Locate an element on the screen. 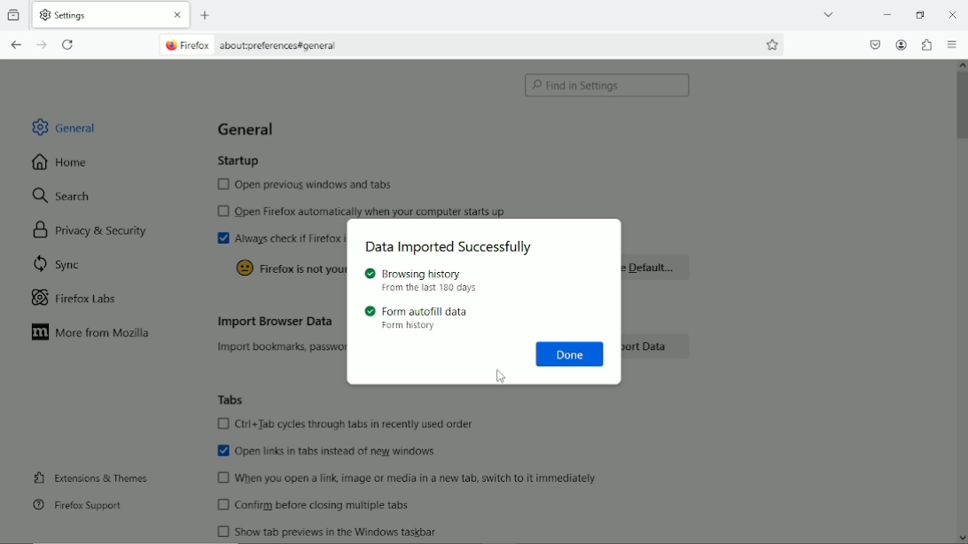 The image size is (968, 544). Data imported successfully is located at coordinates (456, 248).